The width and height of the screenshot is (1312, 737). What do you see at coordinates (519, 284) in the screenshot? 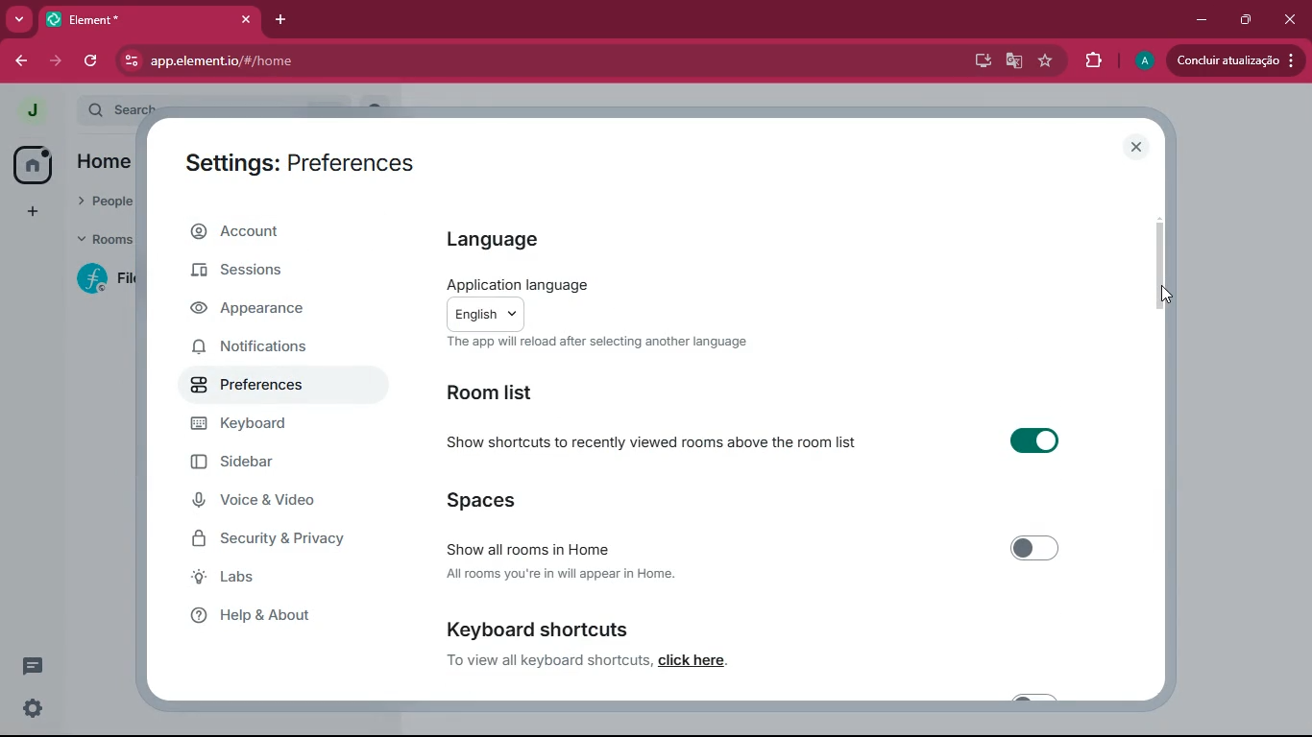
I see `application language` at bounding box center [519, 284].